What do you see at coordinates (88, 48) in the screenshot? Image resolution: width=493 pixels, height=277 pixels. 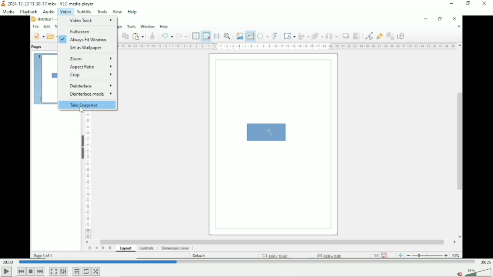 I see `Set as wallpaper` at bounding box center [88, 48].